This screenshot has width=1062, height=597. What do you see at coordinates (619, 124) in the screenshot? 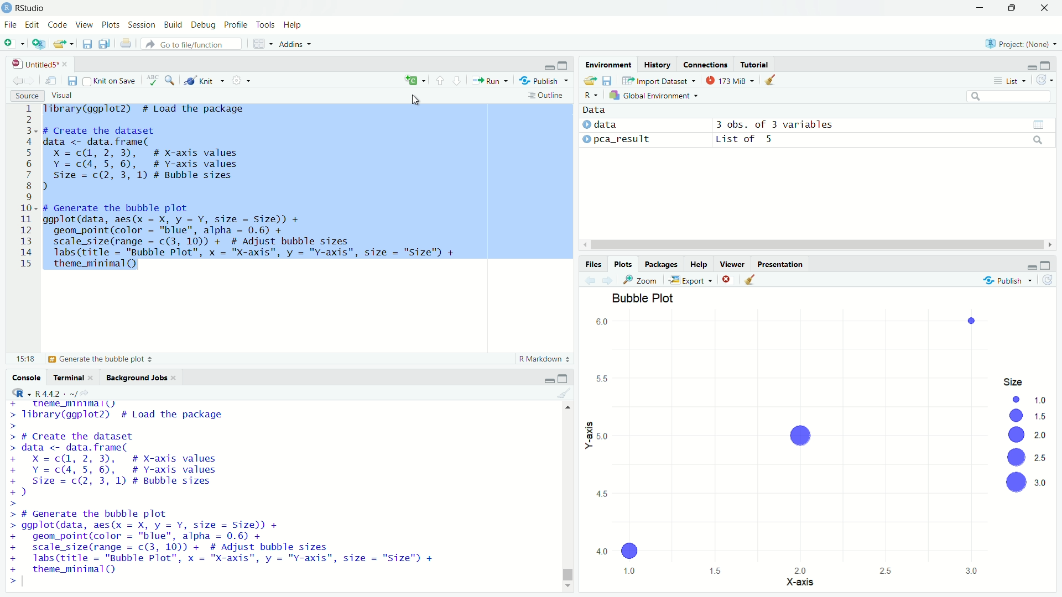
I see `data 1 : data` at bounding box center [619, 124].